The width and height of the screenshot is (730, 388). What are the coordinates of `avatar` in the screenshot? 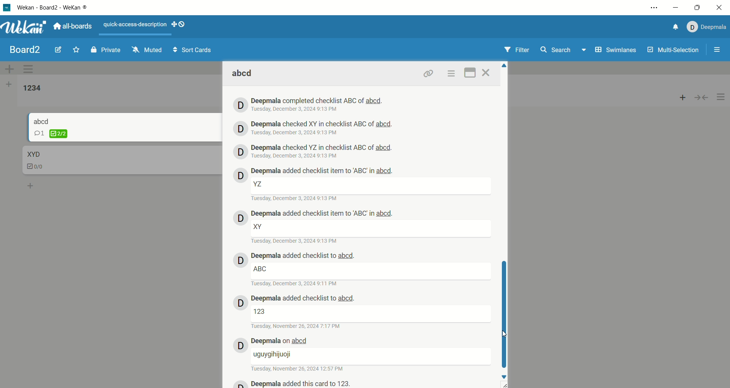 It's located at (241, 260).